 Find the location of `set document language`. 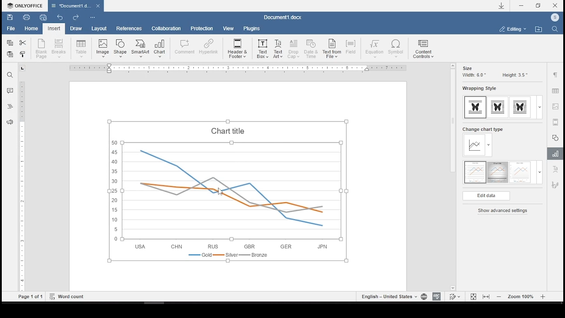

set document language is located at coordinates (423, 296).